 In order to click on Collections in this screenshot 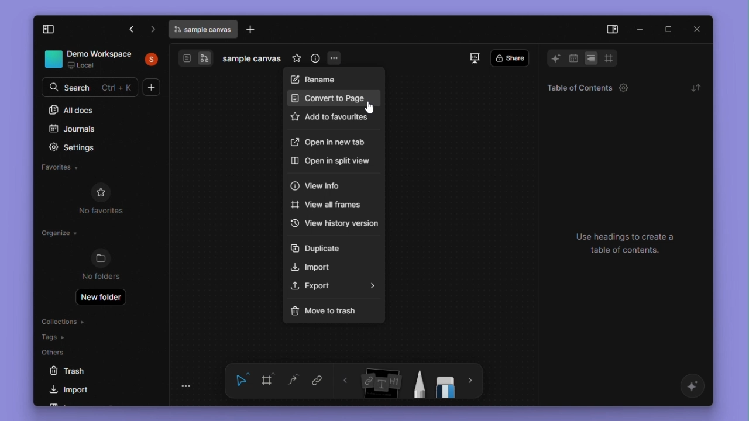, I will do `click(63, 320)`.